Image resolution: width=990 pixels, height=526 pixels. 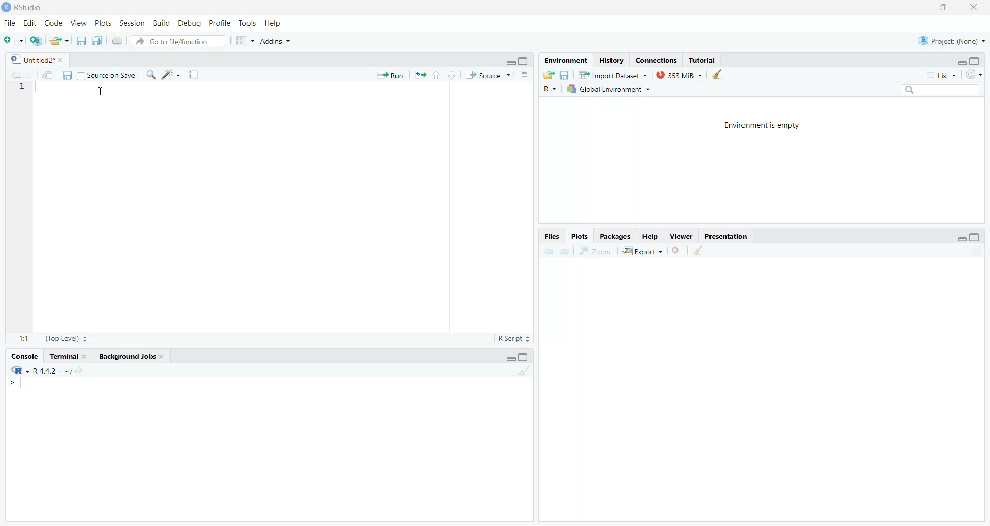 I want to click on View, so click(x=78, y=24).